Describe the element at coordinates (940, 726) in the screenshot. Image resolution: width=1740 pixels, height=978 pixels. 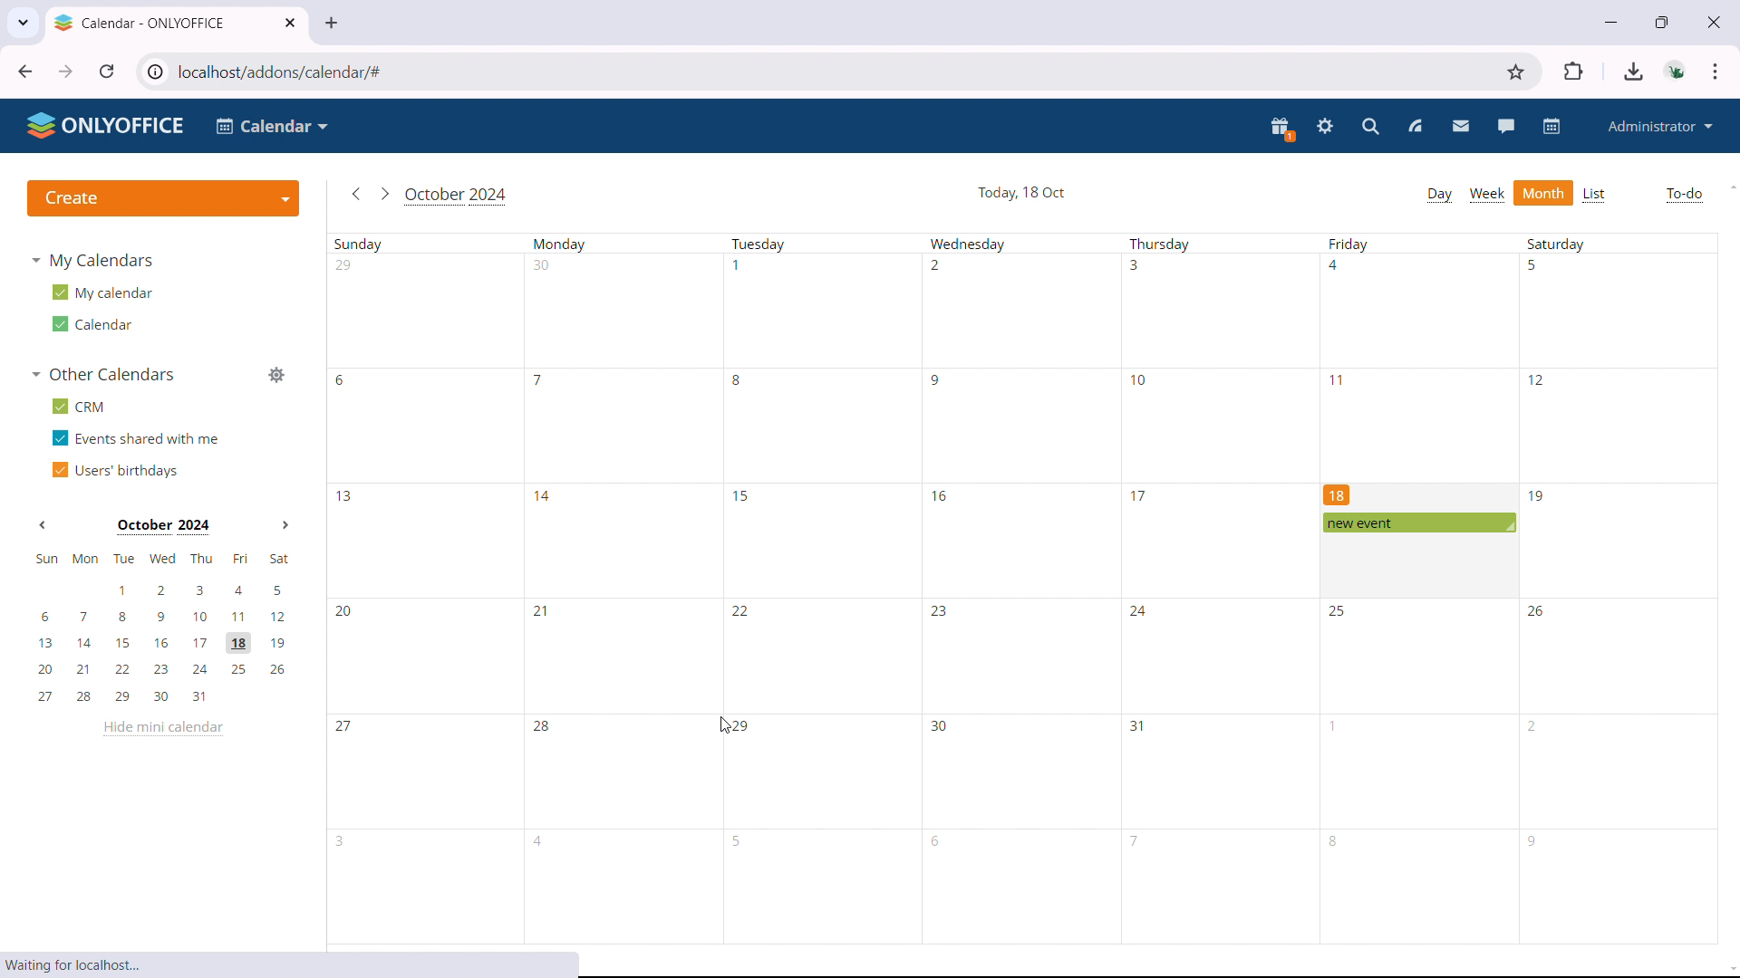
I see `30` at that location.